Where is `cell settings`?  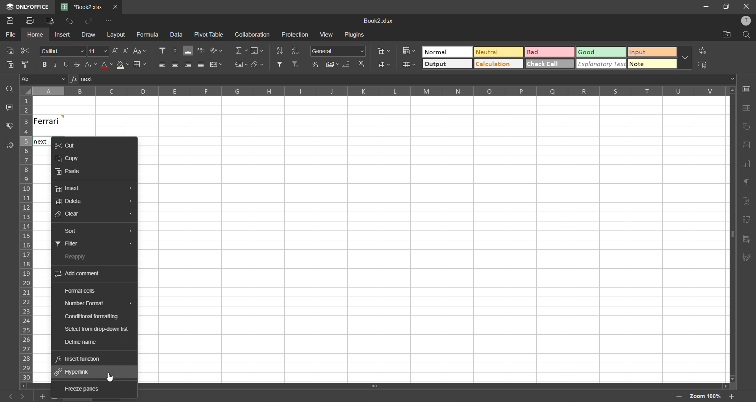 cell settings is located at coordinates (747, 89).